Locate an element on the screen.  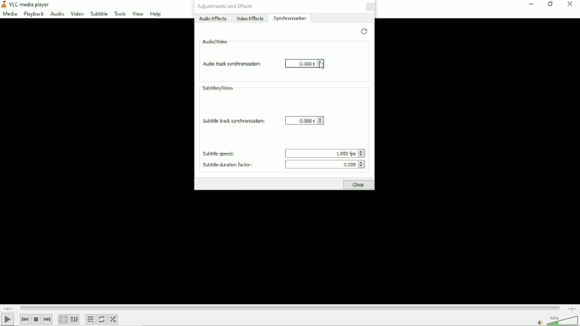
Restore is located at coordinates (364, 30).